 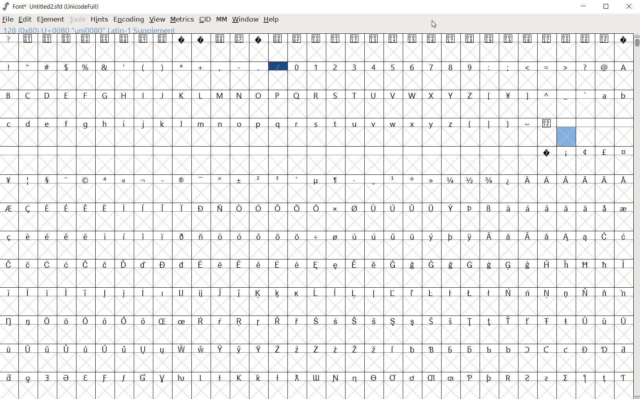 I want to click on glyph, so click(x=220, y=377).